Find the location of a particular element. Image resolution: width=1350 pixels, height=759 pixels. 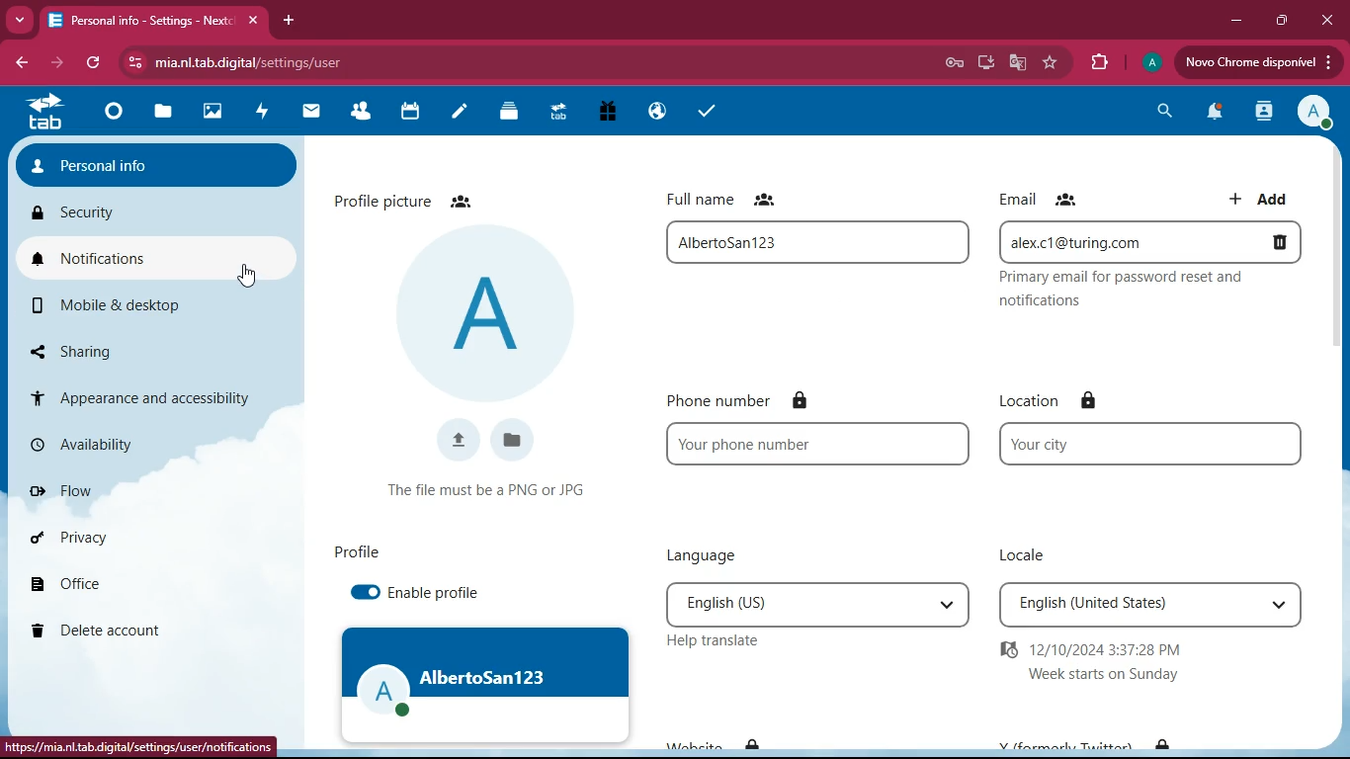

activity is located at coordinates (1263, 111).